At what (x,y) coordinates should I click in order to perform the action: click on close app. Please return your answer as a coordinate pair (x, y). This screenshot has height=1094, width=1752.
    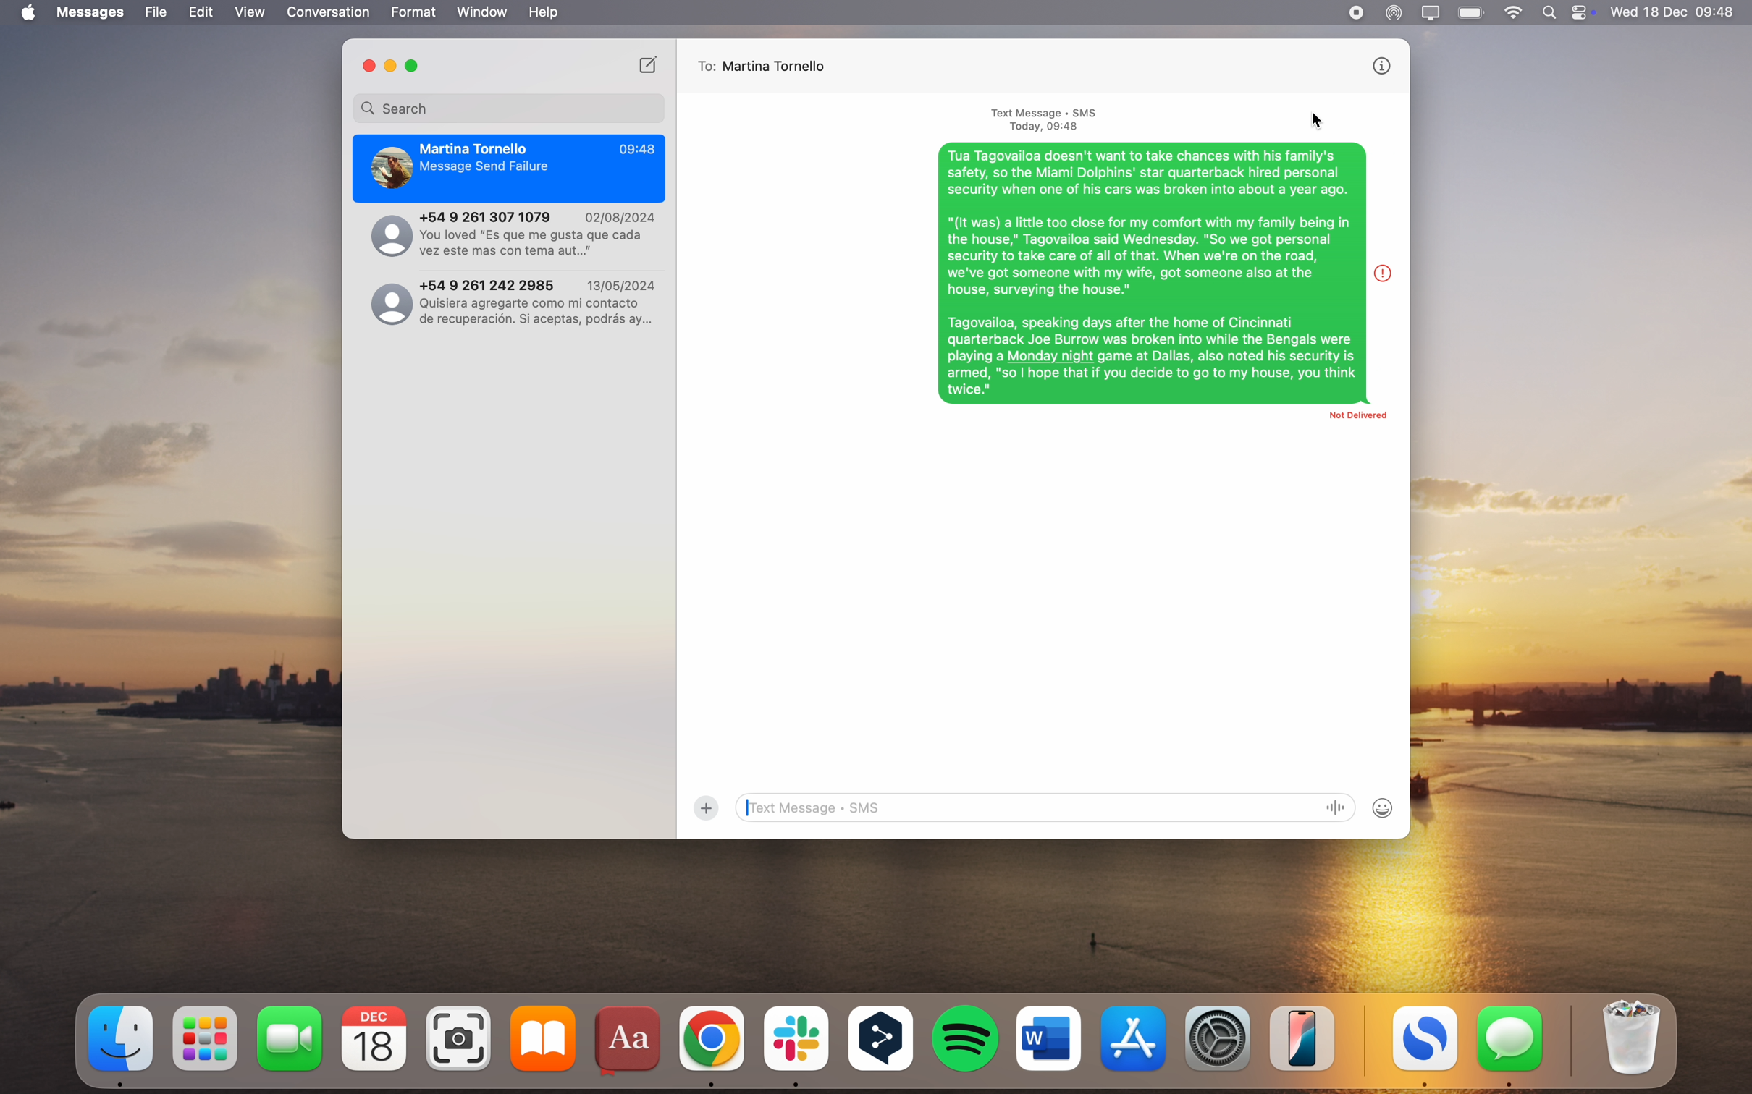
    Looking at the image, I should click on (367, 65).